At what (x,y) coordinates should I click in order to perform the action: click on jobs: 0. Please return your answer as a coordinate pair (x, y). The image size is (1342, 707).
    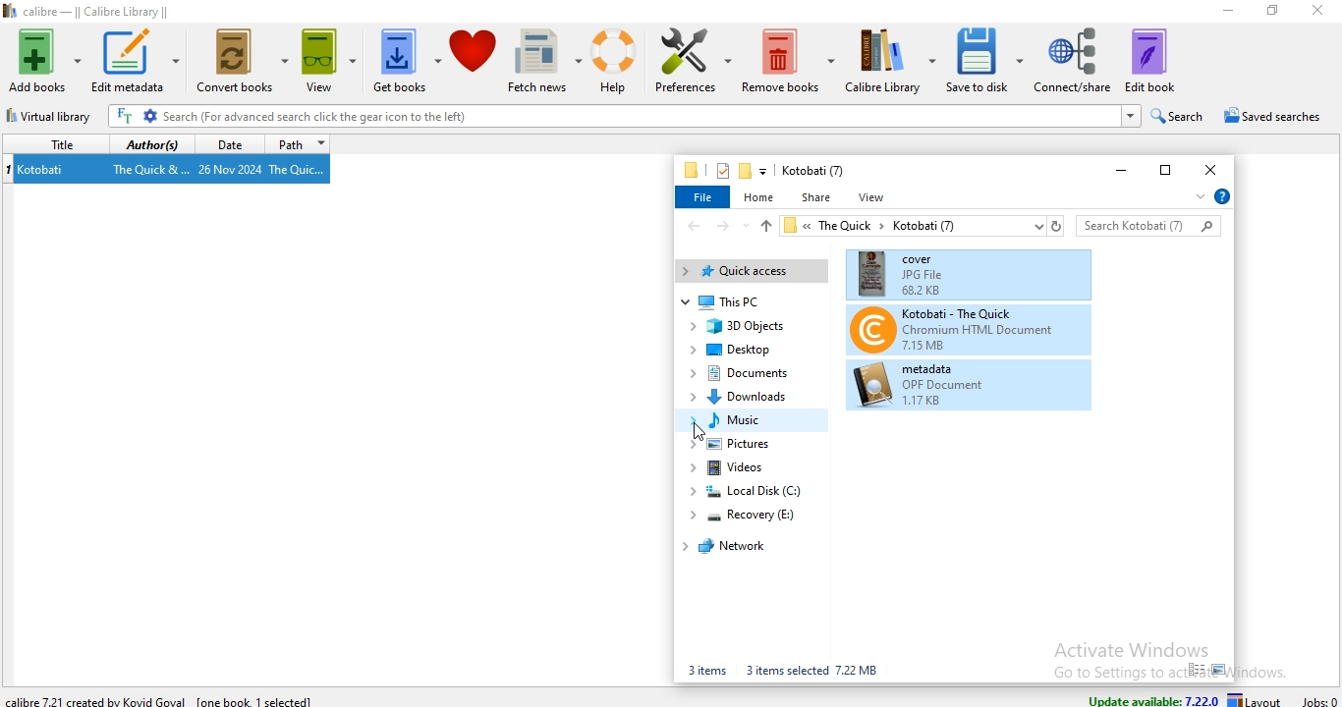
    Looking at the image, I should click on (1319, 698).